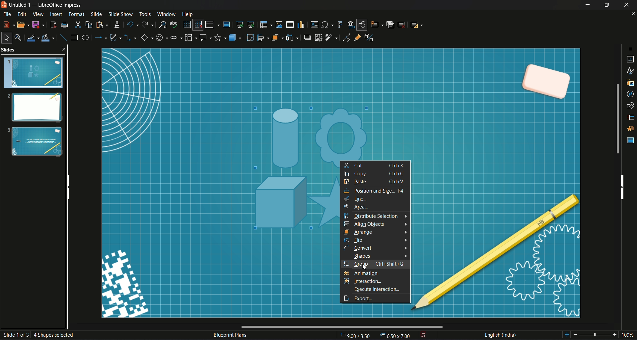 This screenshot has width=637, height=340. I want to click on delete slide, so click(401, 25).